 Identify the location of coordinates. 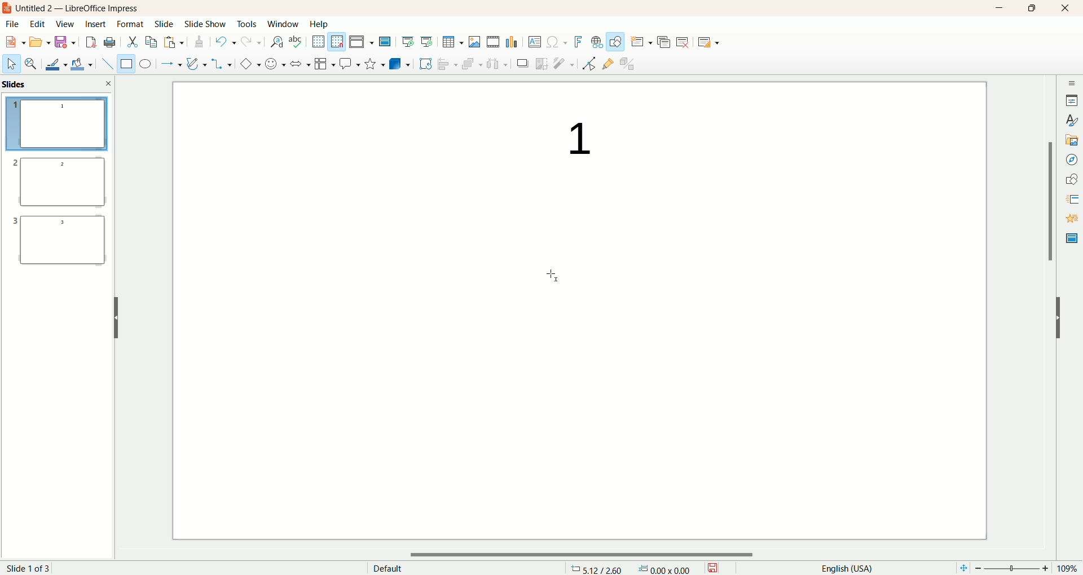
(597, 568).